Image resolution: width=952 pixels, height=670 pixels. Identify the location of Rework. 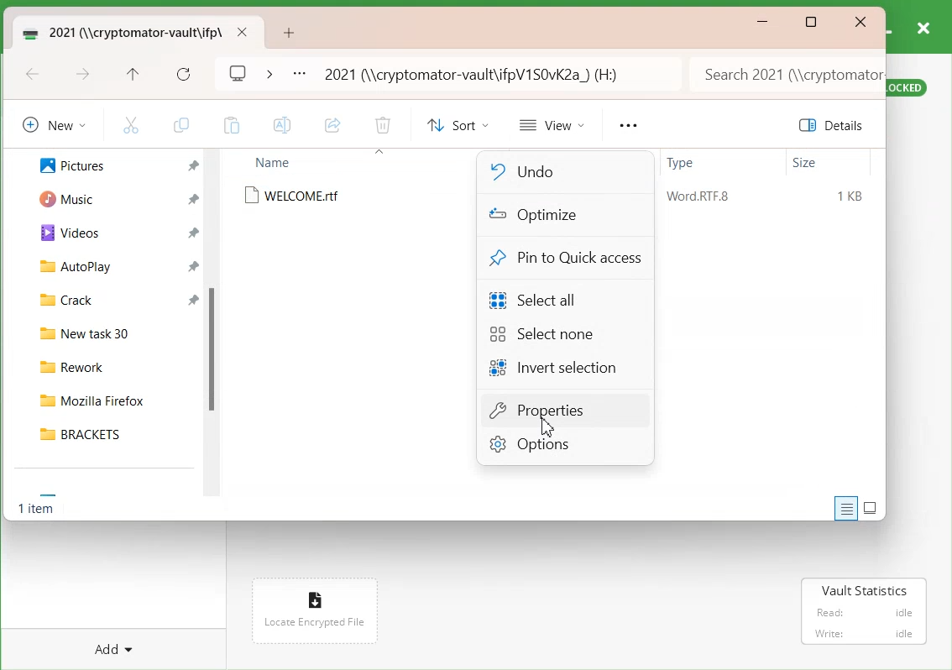
(111, 364).